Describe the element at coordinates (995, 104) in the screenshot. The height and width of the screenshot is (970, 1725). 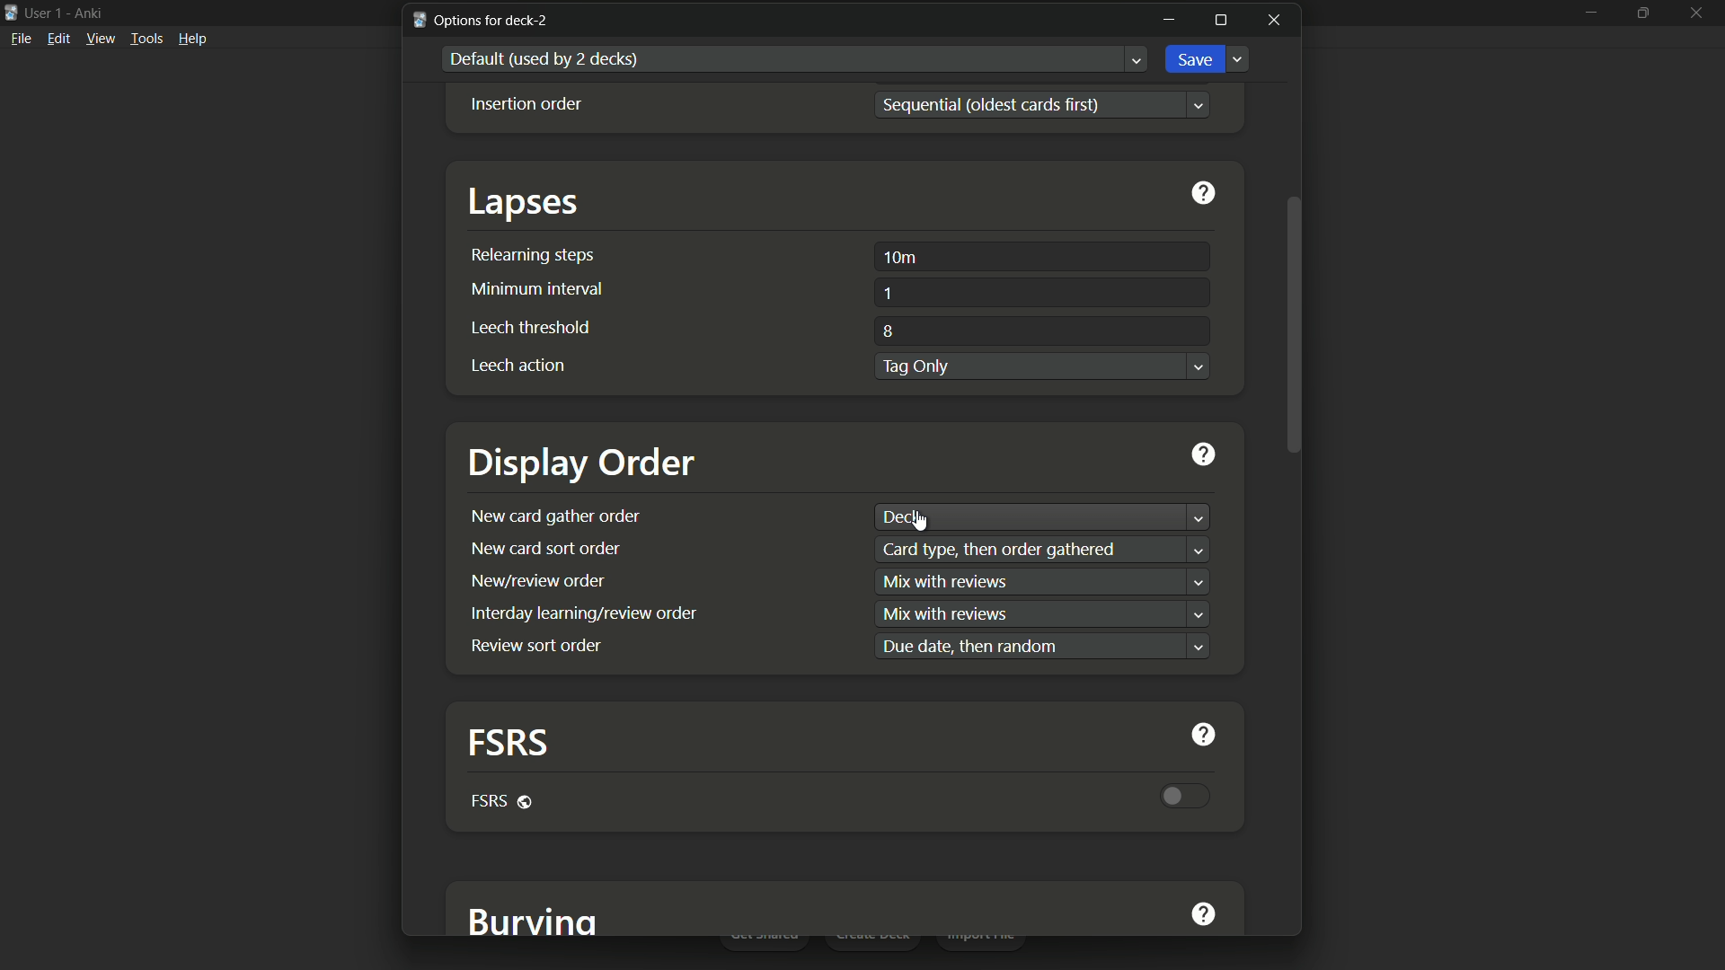
I see `sequential(oldest cards first)` at that location.